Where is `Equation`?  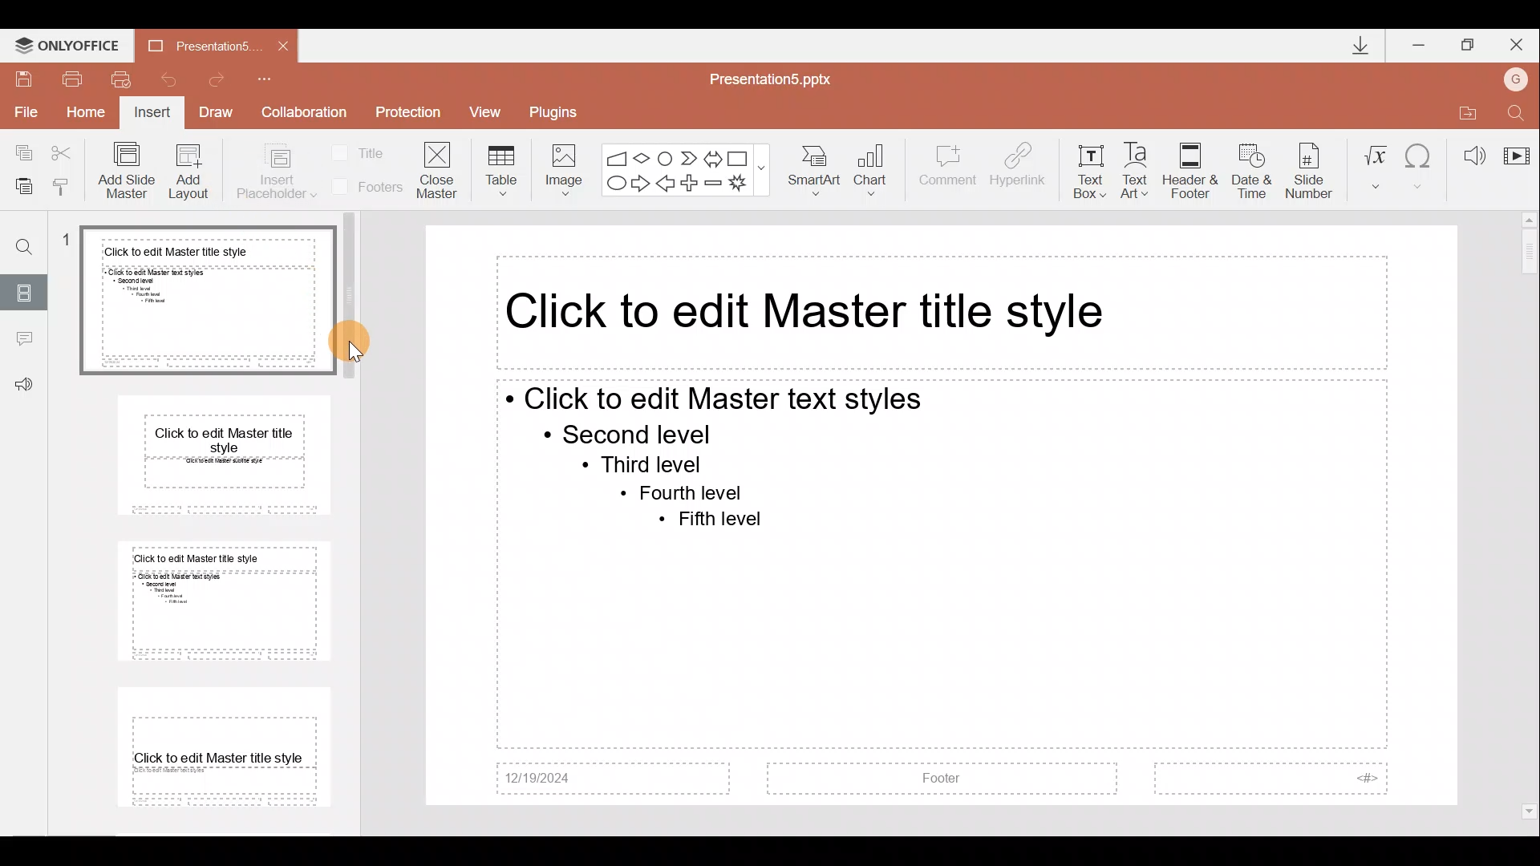 Equation is located at coordinates (1375, 164).